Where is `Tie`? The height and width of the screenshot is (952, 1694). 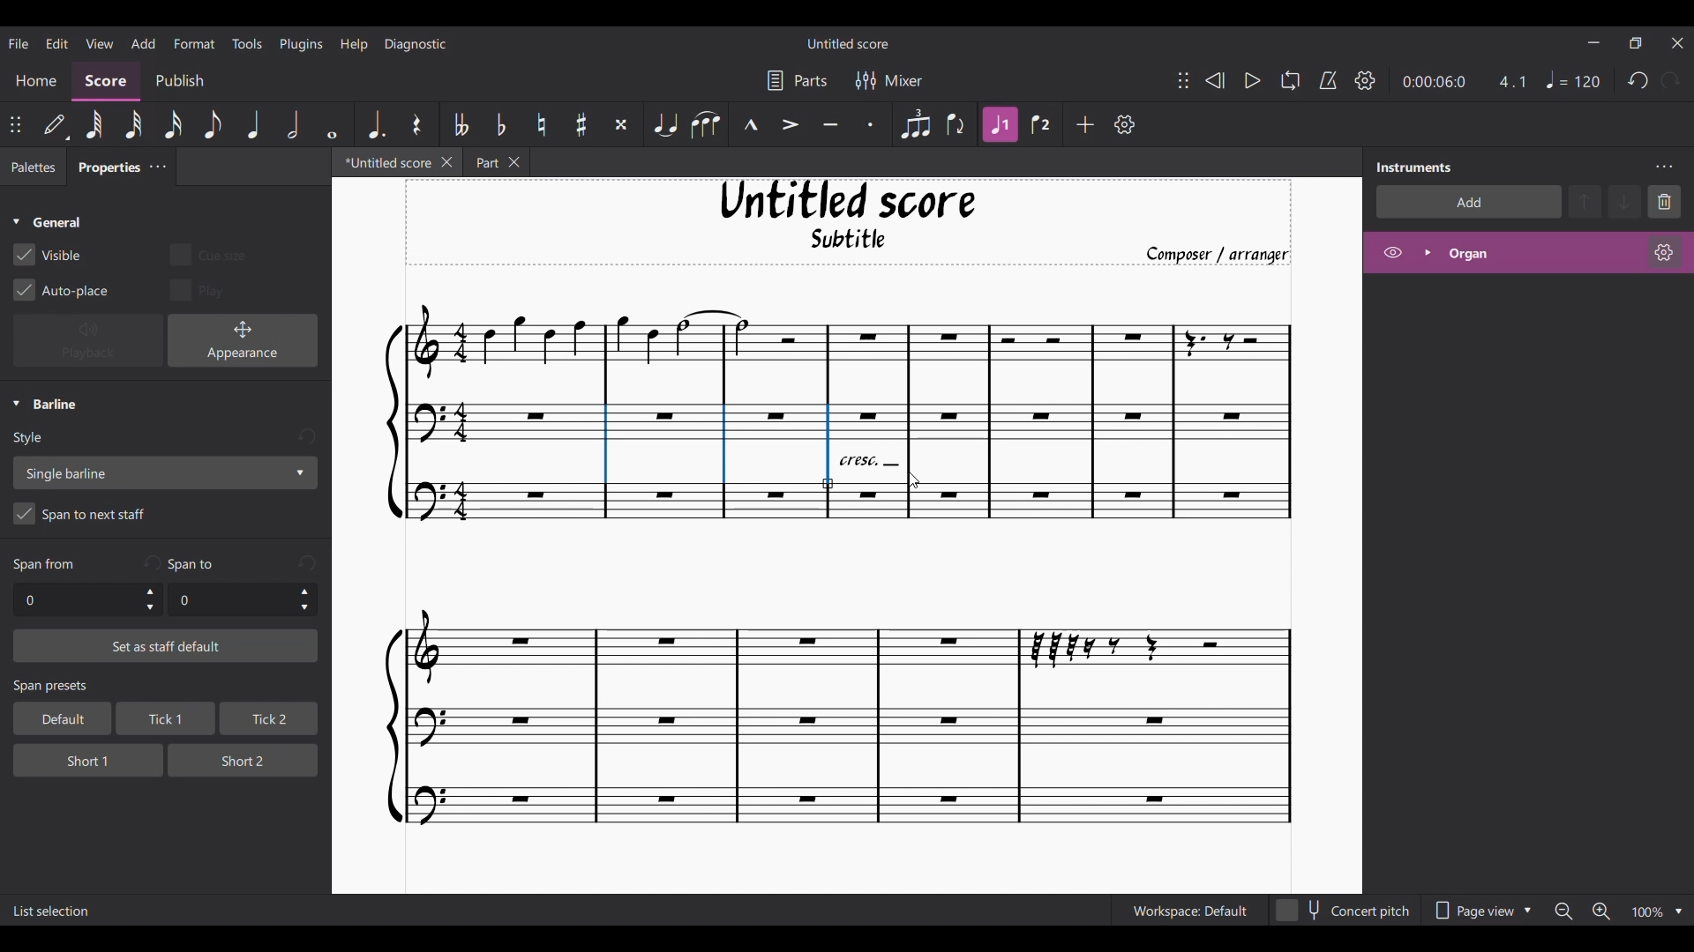
Tie is located at coordinates (664, 124).